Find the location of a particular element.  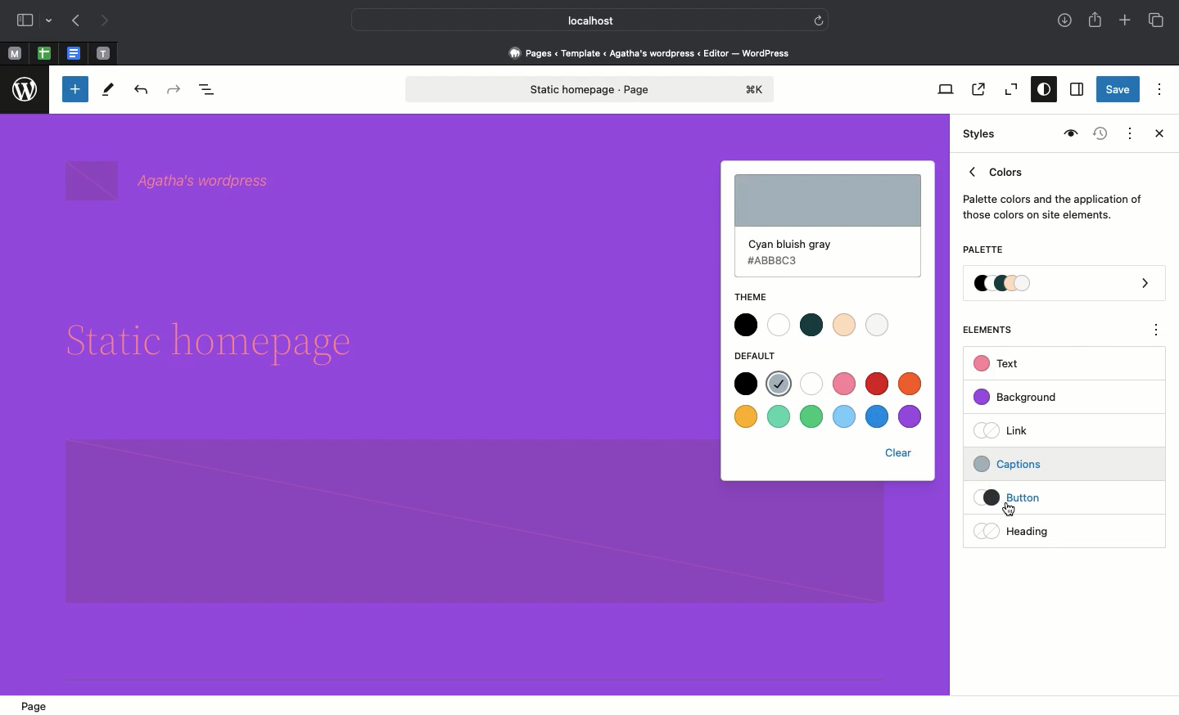

Text is located at coordinates (999, 364).